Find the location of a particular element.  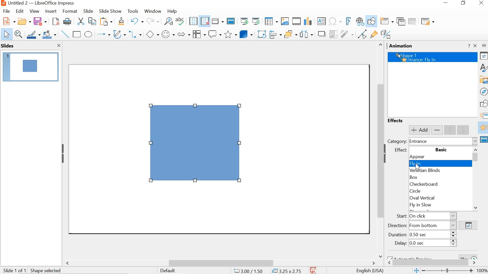

circle is located at coordinates (436, 191).